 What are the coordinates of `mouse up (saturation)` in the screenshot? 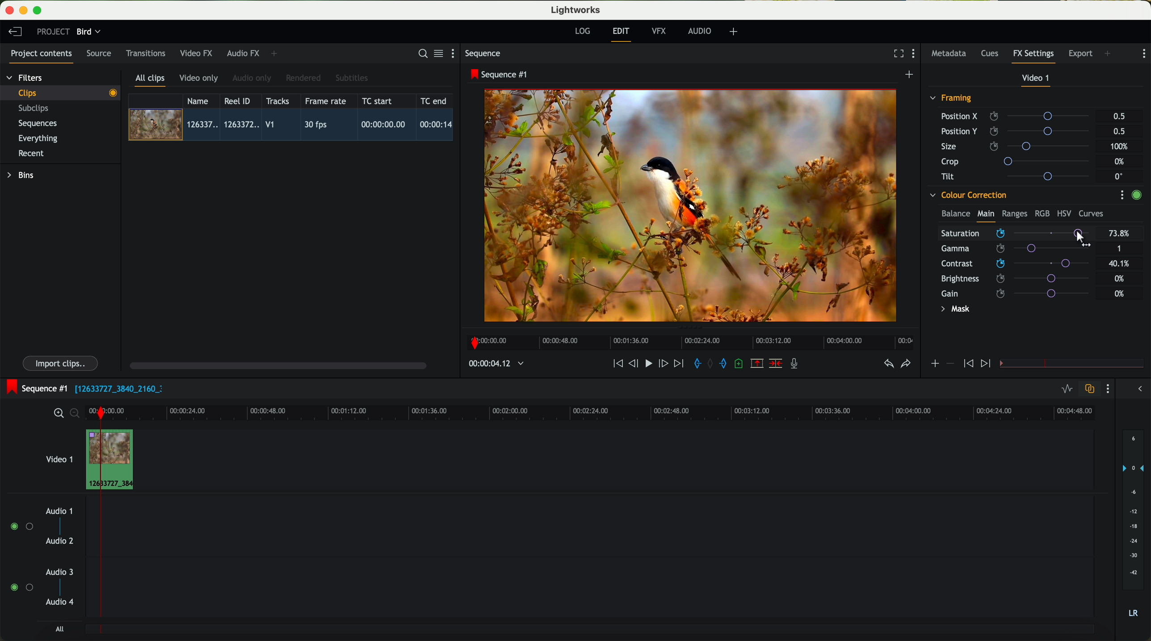 It's located at (1016, 233).